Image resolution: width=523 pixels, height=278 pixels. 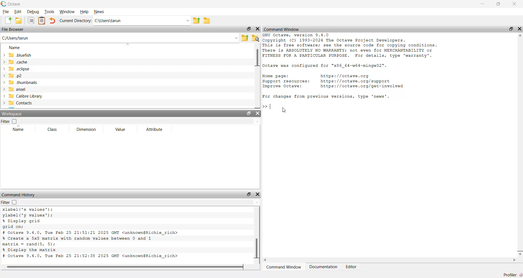 What do you see at coordinates (16, 48) in the screenshot?
I see `Name` at bounding box center [16, 48].